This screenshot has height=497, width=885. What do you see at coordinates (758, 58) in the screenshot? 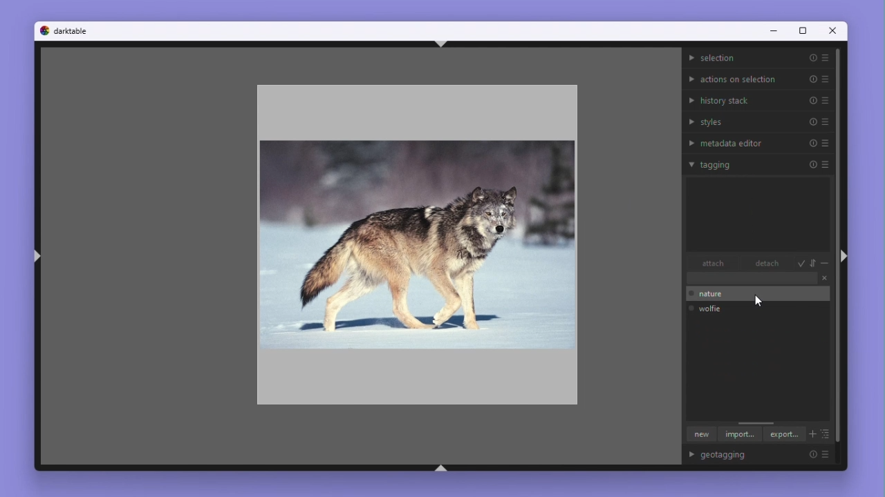
I see `Selection` at bounding box center [758, 58].